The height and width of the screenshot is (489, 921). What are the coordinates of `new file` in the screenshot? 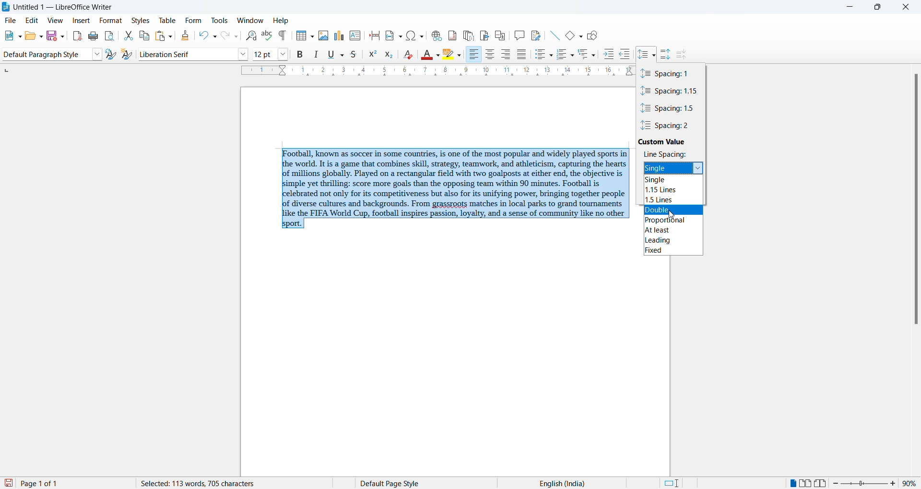 It's located at (7, 36).